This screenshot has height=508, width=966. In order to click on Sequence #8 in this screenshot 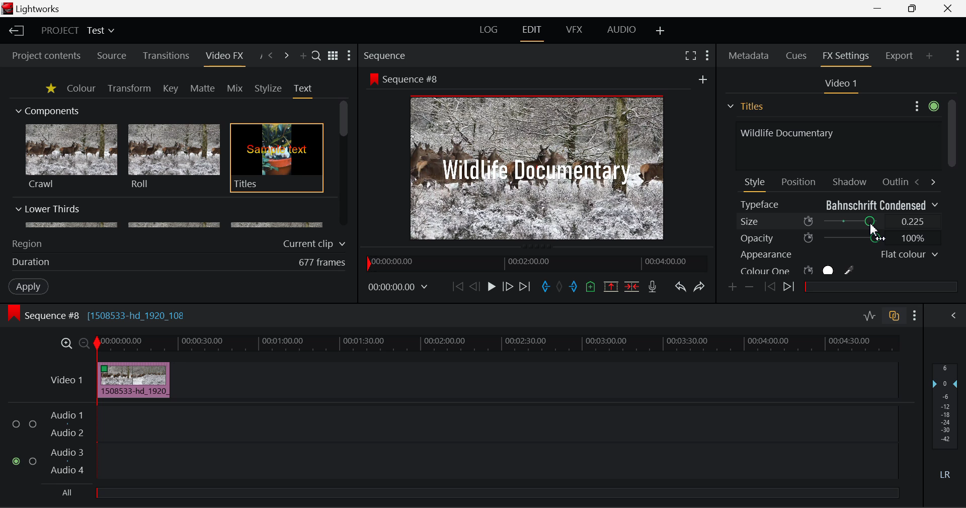, I will do `click(415, 79)`.